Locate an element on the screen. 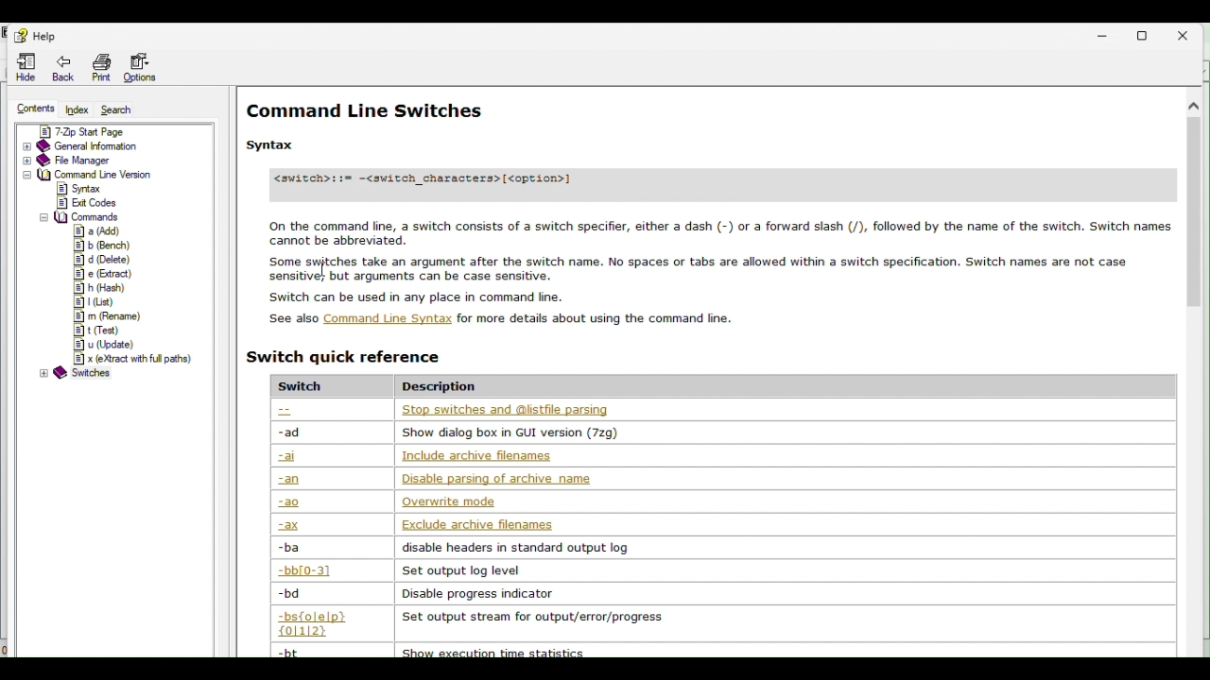 Image resolution: width=1210 pixels, height=680 pixels. -ax is located at coordinates (292, 523).